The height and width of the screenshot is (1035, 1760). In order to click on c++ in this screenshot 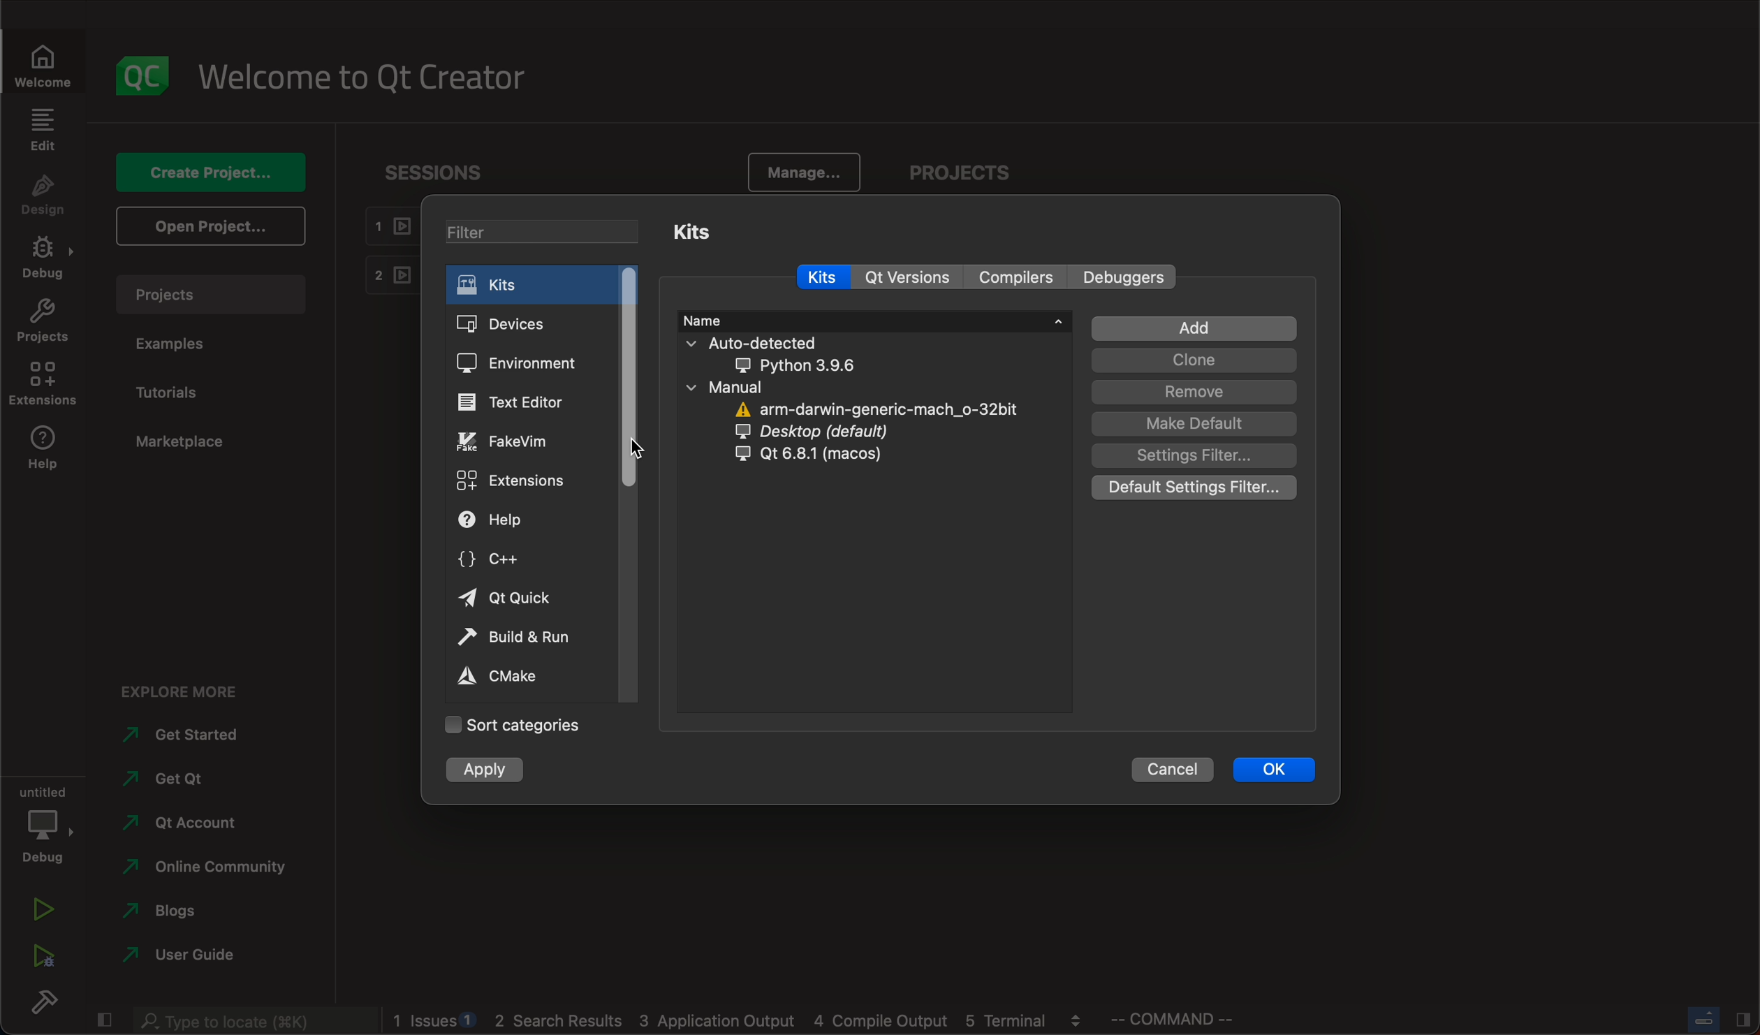, I will do `click(500, 561)`.